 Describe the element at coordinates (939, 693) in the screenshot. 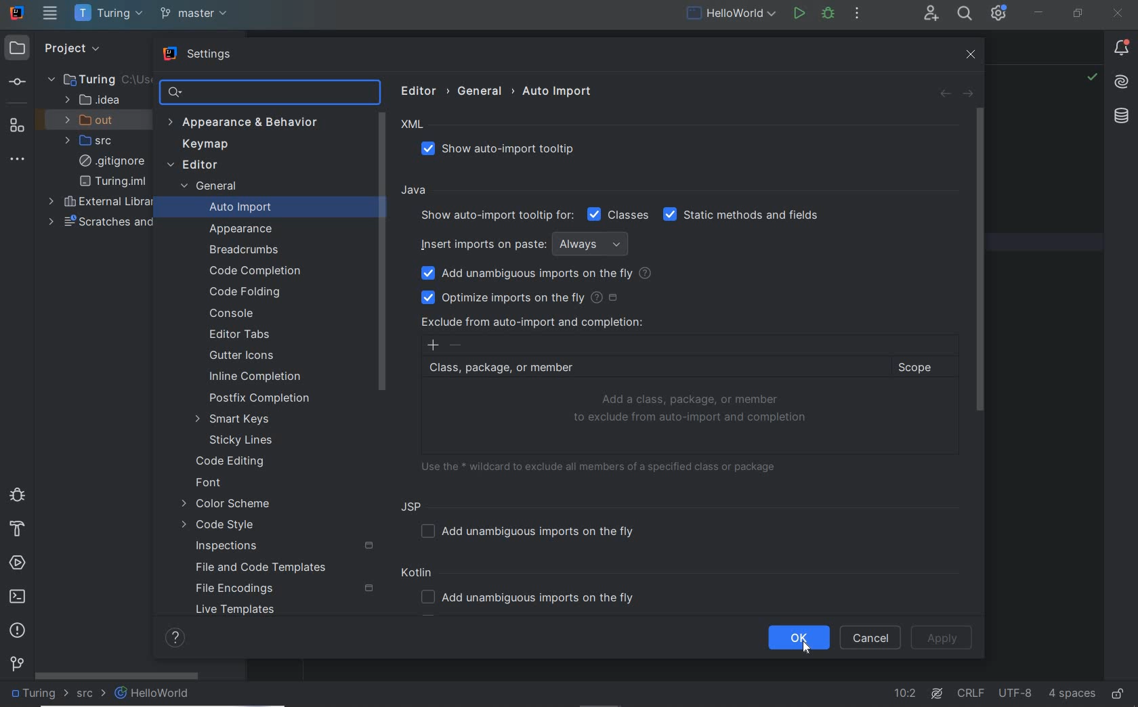

I see `AI Assistant` at that location.